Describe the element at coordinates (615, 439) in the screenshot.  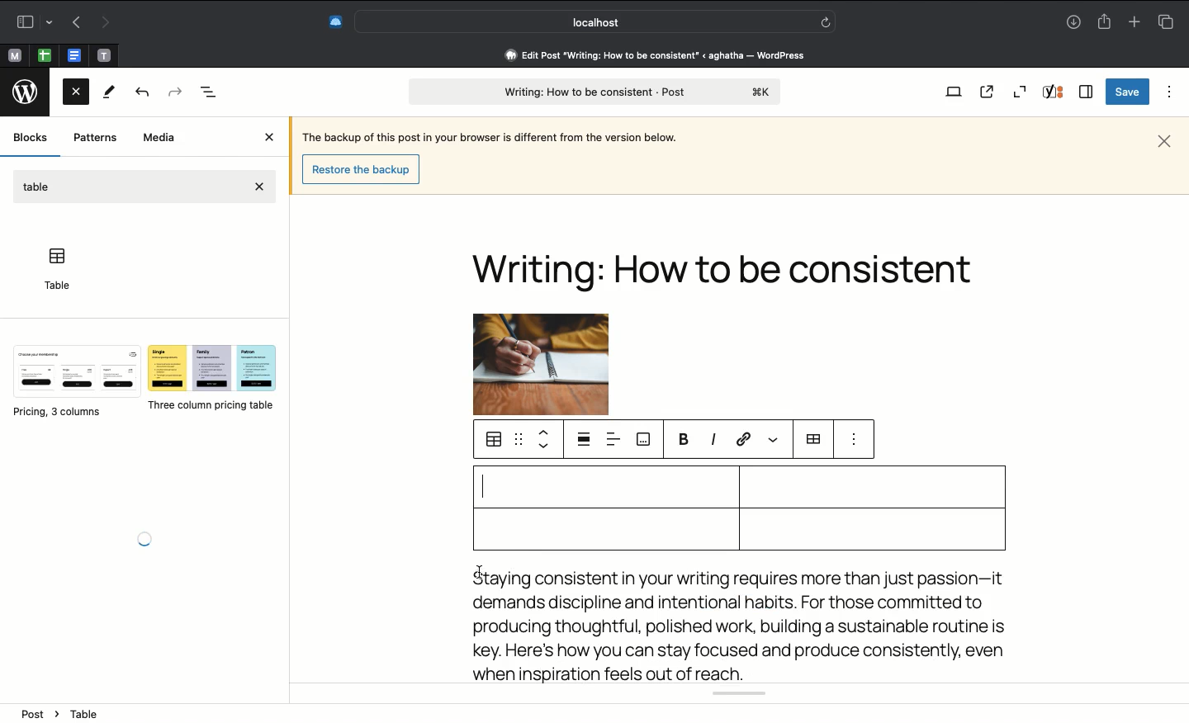
I see `left align` at that location.